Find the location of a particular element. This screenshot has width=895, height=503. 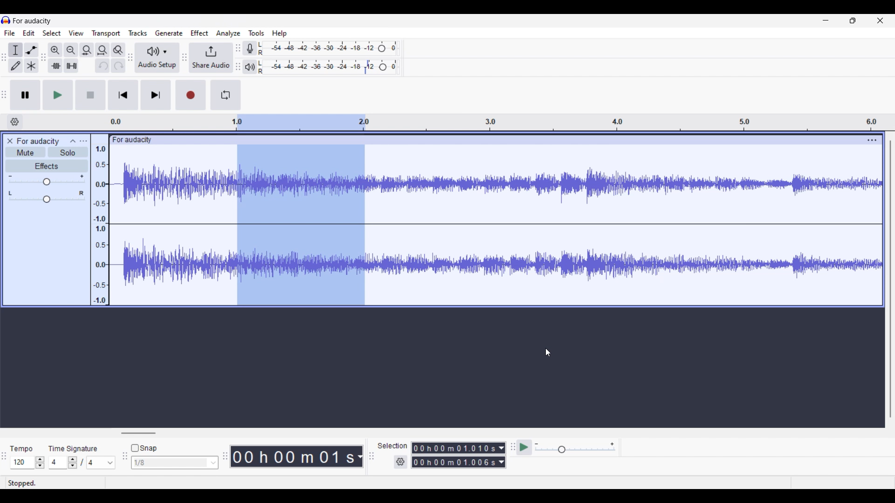

Analyze menu is located at coordinates (228, 34).